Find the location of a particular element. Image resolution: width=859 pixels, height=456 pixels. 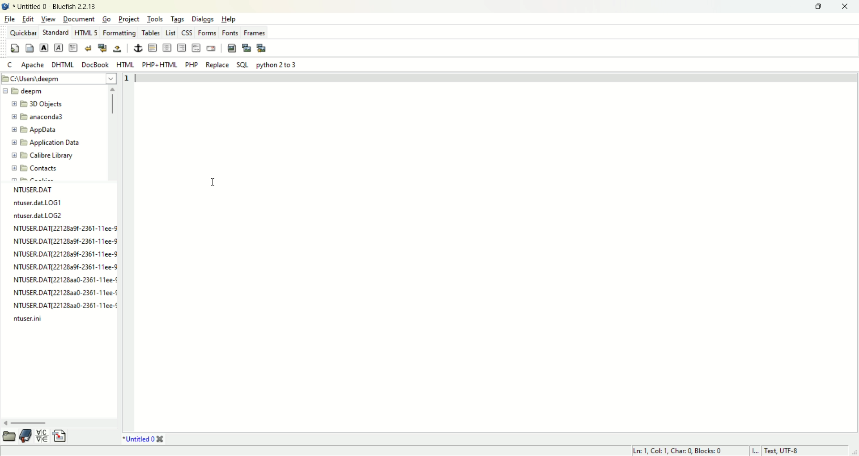

dialogs is located at coordinates (205, 19).